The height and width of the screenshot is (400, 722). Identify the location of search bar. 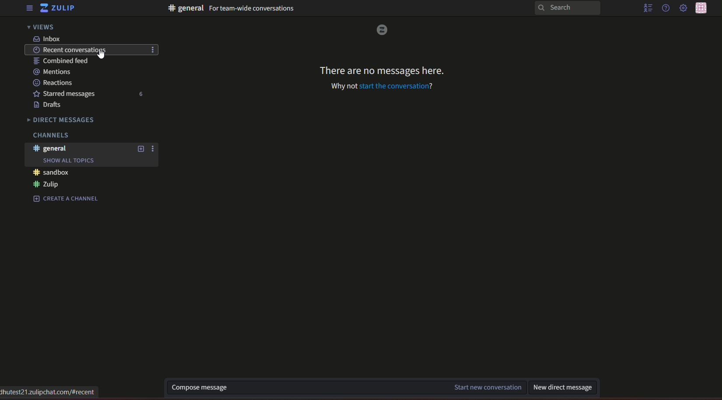
(566, 7).